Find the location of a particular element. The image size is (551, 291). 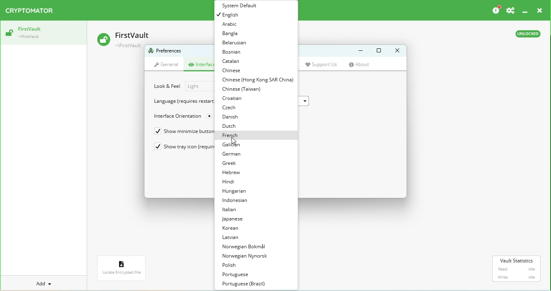

Chinese is located at coordinates (235, 71).